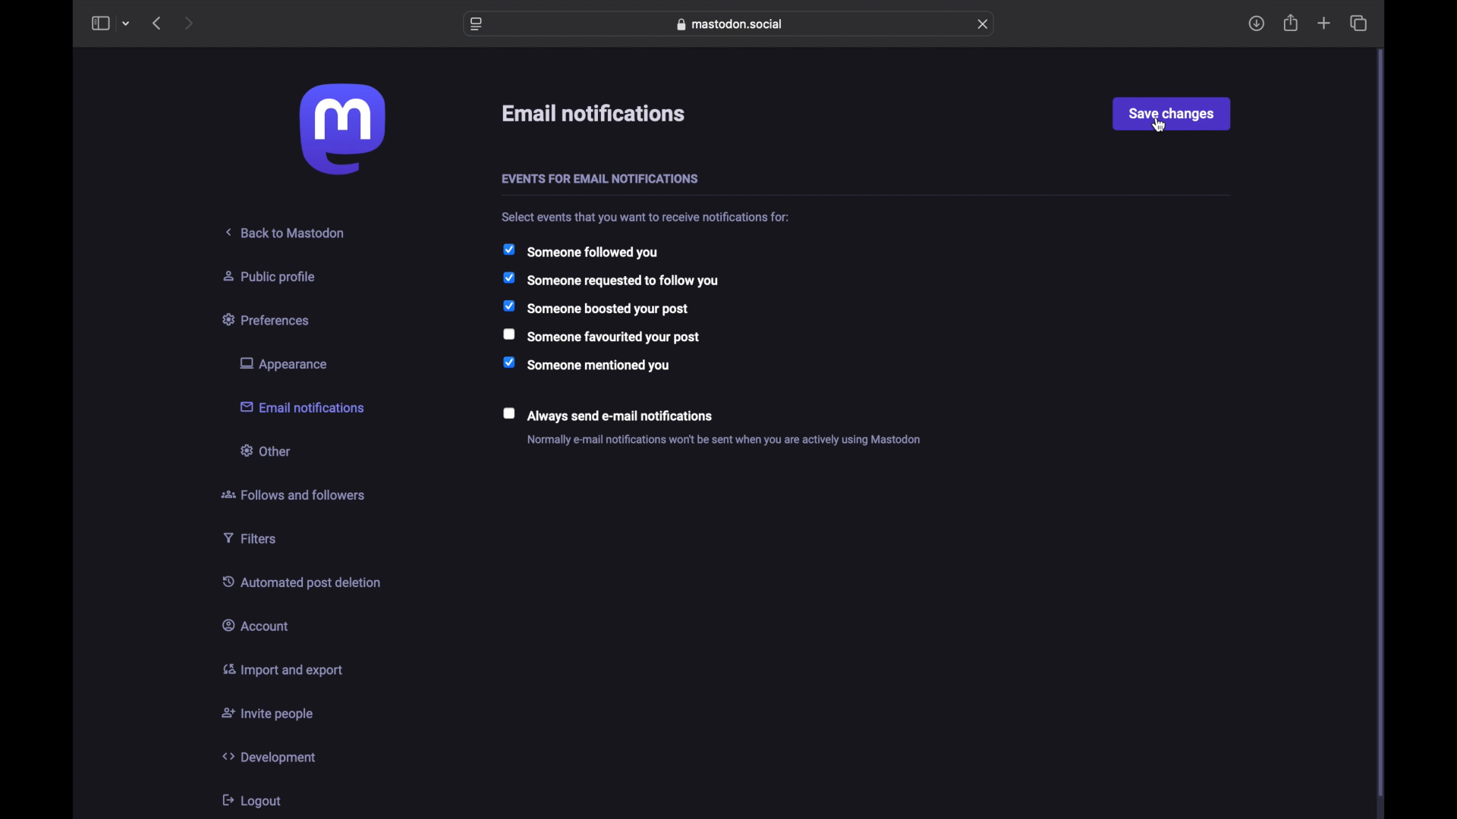 The image size is (1457, 819). What do you see at coordinates (268, 318) in the screenshot?
I see `preferences` at bounding box center [268, 318].